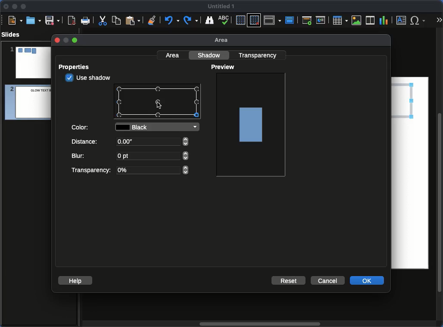 The image size is (443, 327). What do you see at coordinates (289, 280) in the screenshot?
I see `Reset` at bounding box center [289, 280].